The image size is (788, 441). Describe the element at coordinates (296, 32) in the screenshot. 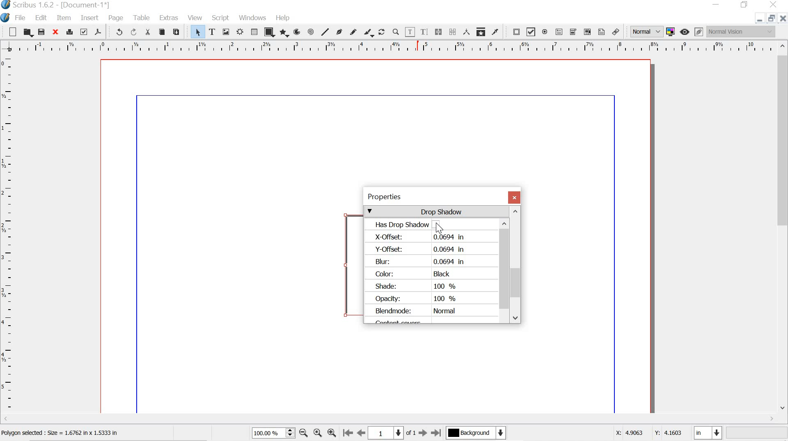

I see `arc` at that location.